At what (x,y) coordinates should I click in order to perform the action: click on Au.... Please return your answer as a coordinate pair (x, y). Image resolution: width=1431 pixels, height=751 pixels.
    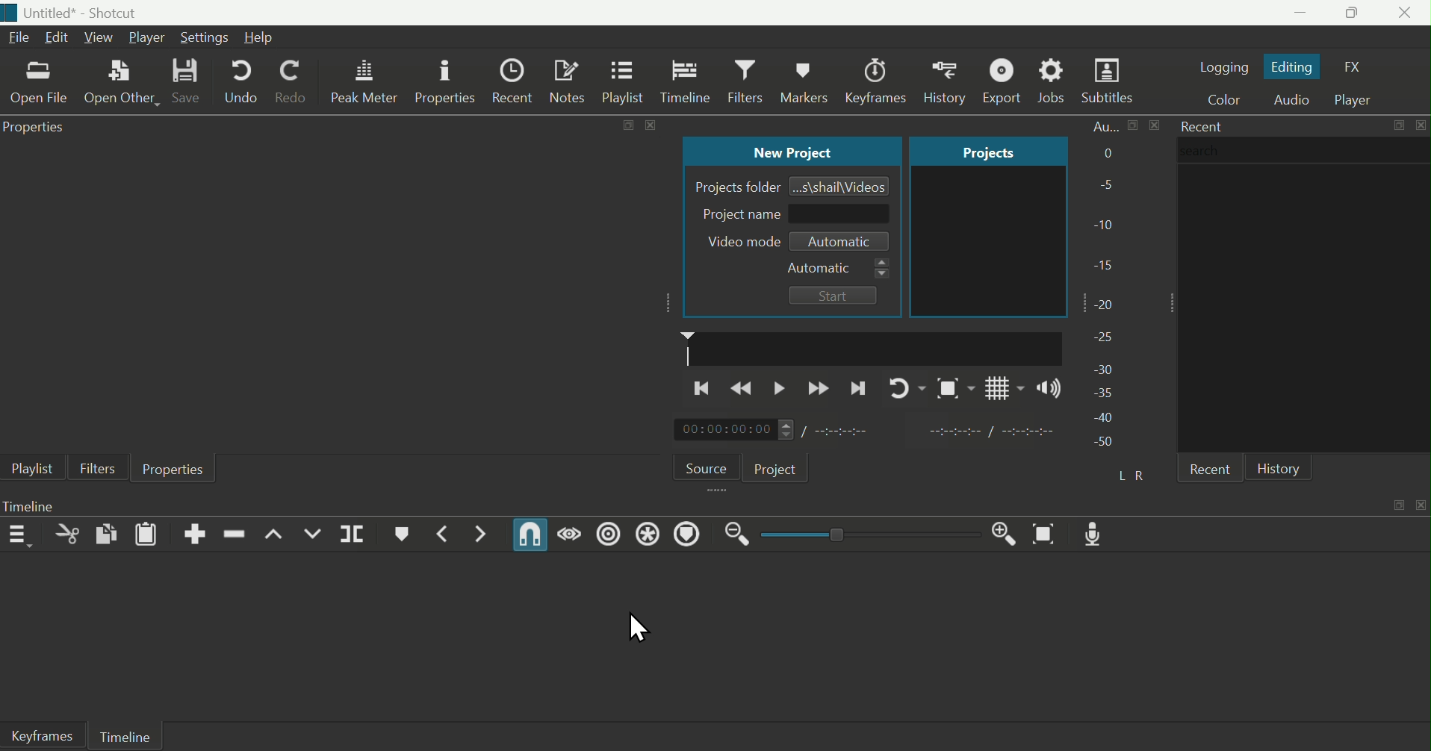
    Looking at the image, I should click on (1100, 126).